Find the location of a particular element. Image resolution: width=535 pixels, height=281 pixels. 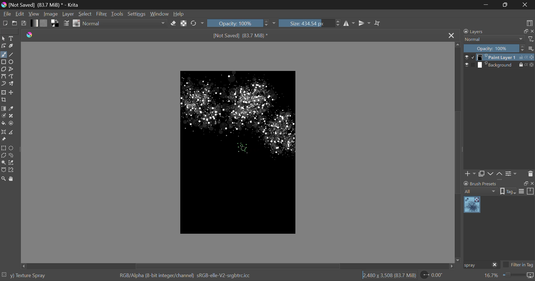

Settings is located at coordinates (512, 174).